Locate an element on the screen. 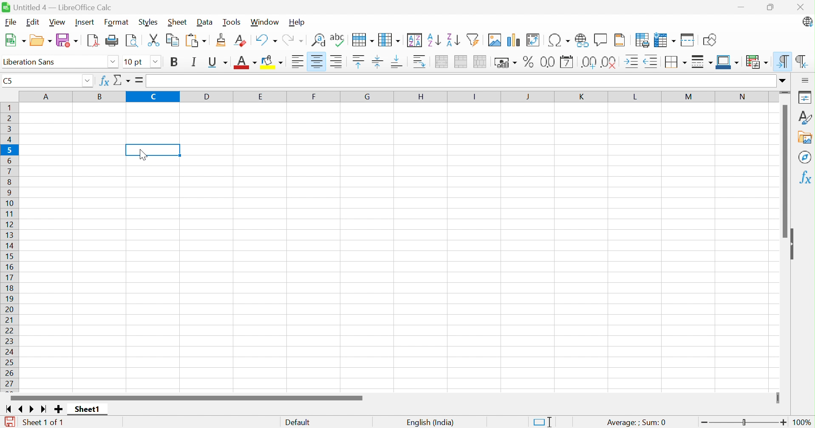 This screenshot has height=428, width=815. Cut is located at coordinates (155, 40).